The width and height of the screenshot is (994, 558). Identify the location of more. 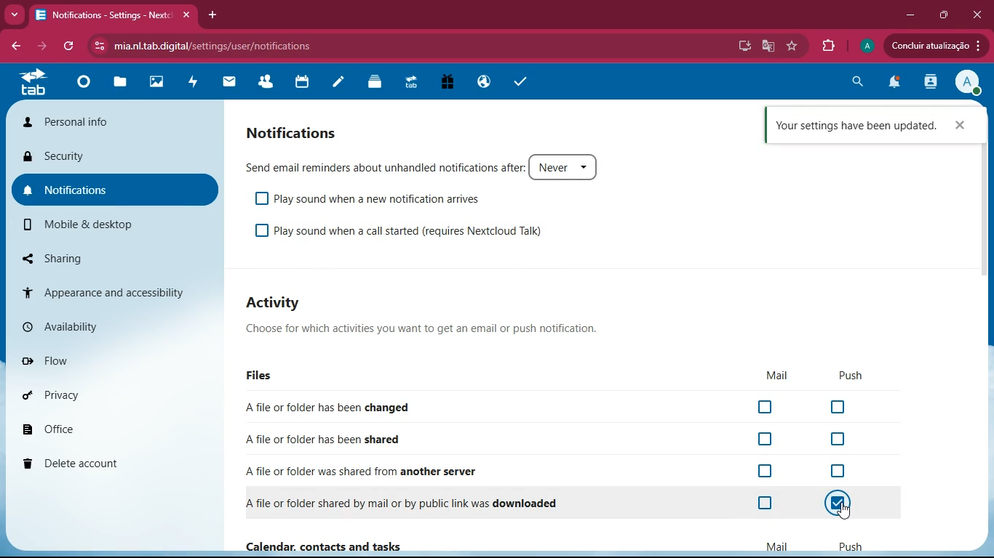
(13, 15).